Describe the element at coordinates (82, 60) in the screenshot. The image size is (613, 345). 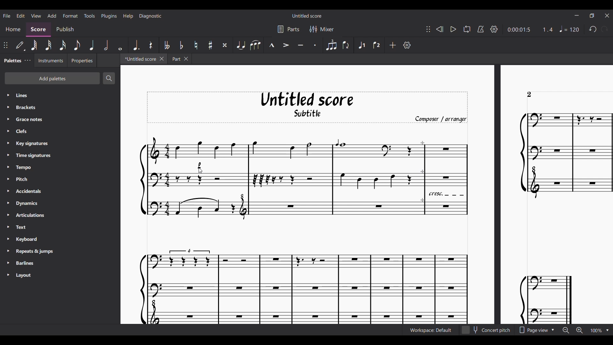
I see `Properties tab` at that location.